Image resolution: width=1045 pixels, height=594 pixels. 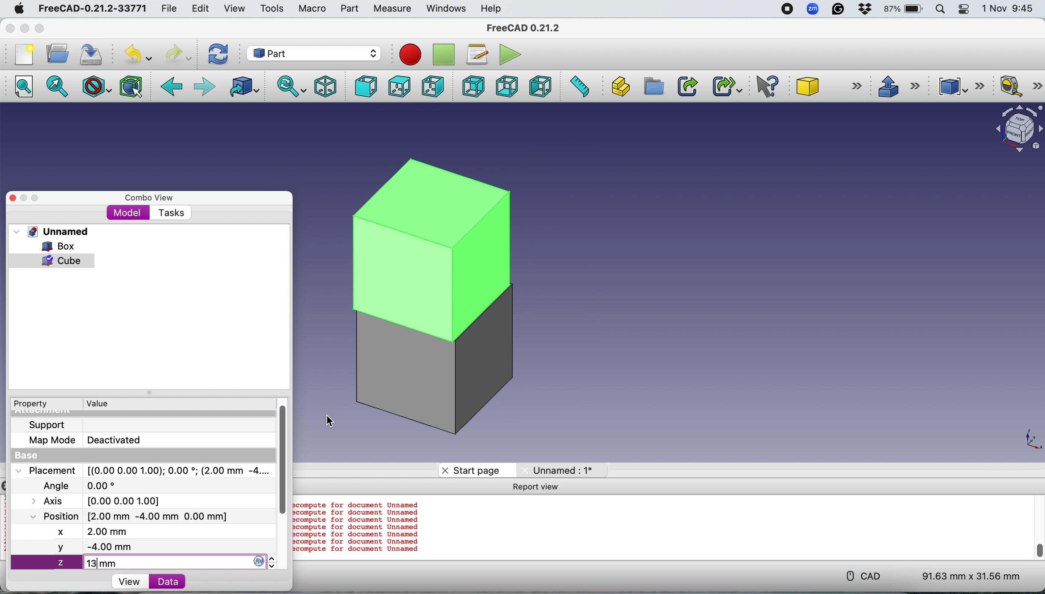 What do you see at coordinates (942, 9) in the screenshot?
I see `Spotlight search` at bounding box center [942, 9].